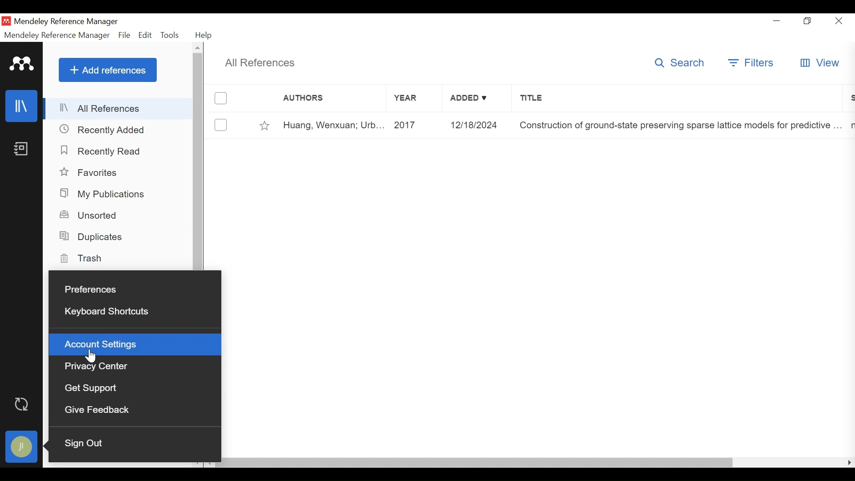 This screenshot has width=855, height=481. Describe the element at coordinates (220, 98) in the screenshot. I see `(un)select` at that location.